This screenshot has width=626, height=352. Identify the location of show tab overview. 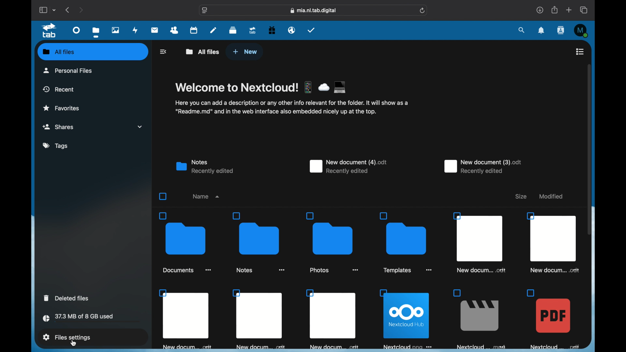
(584, 10).